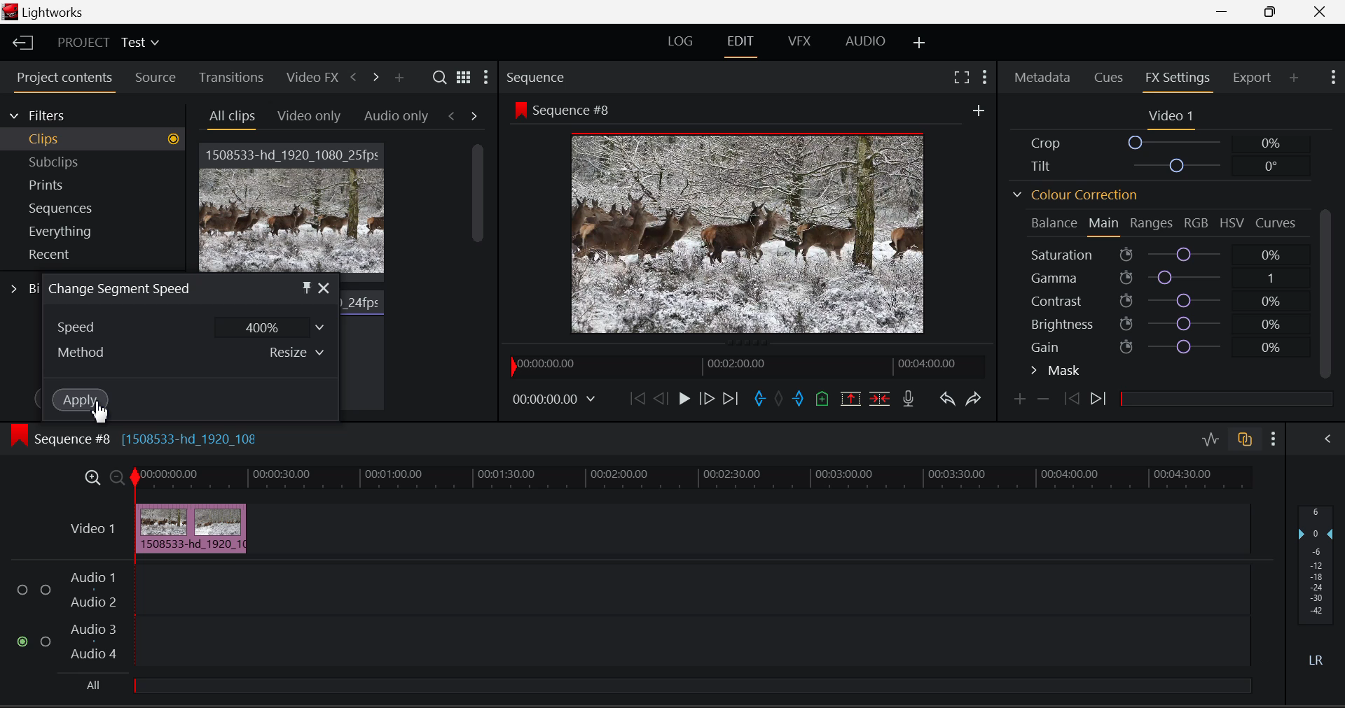  Describe the element at coordinates (193, 439) in the screenshot. I see `[1508533-hd_1920_108` at that location.